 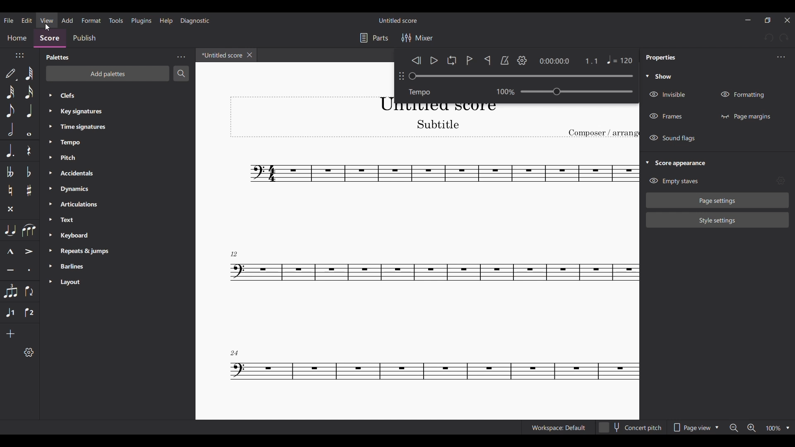 What do you see at coordinates (10, 312) in the screenshot?
I see `Voice 1` at bounding box center [10, 312].